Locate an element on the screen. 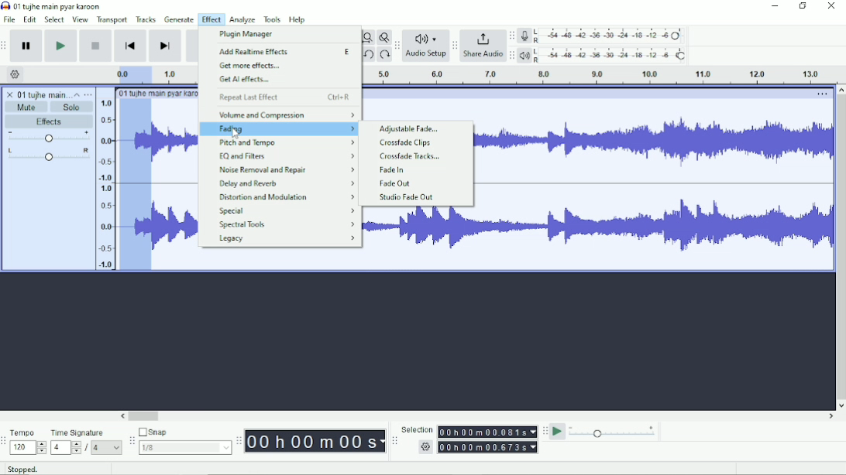  Already Played is located at coordinates (131, 74).